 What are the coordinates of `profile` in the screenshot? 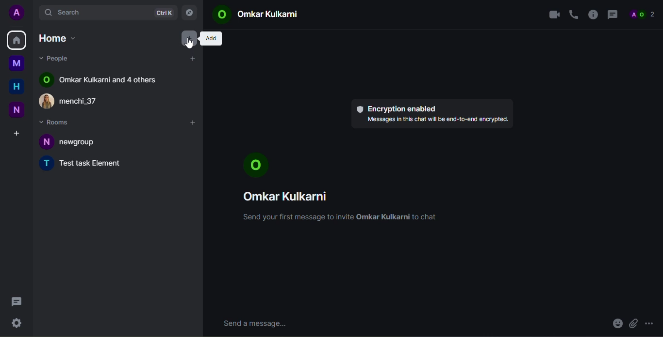 It's located at (18, 12).